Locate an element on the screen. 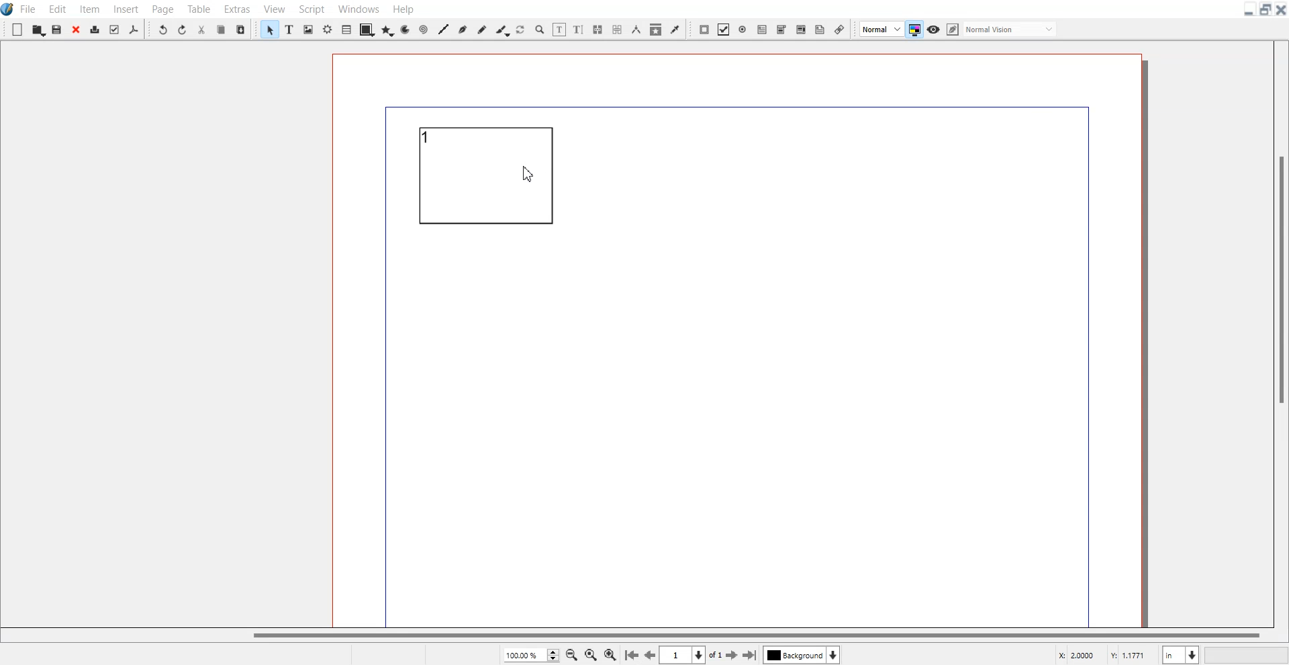 Image resolution: width=1289 pixels, height=665 pixels. X, Y Co-ordinate is located at coordinates (1104, 655).